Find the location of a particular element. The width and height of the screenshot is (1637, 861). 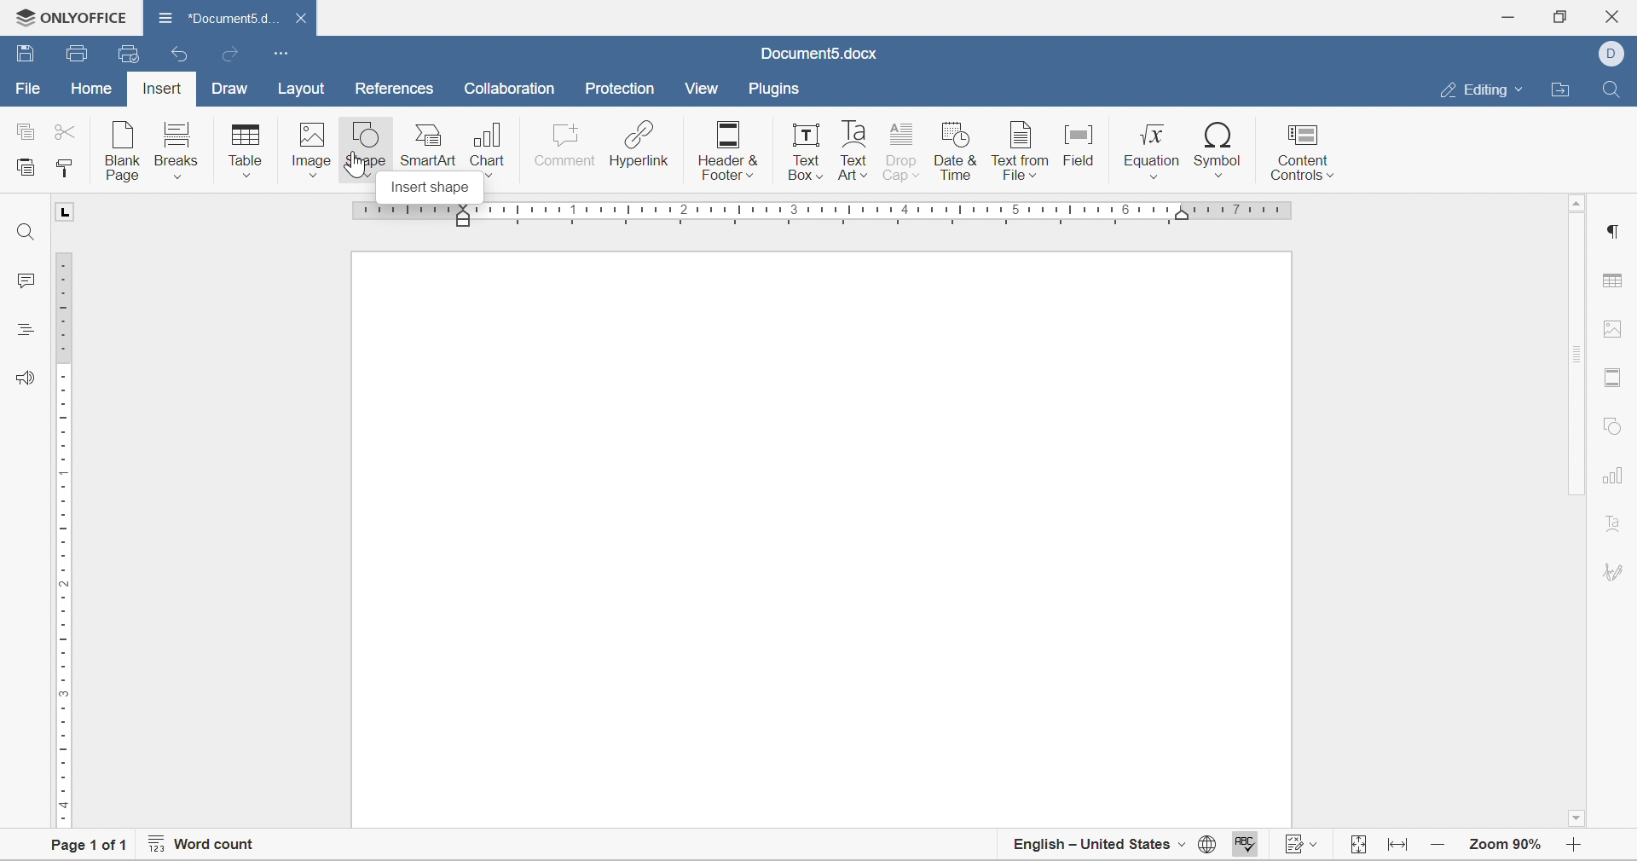

headings is located at coordinates (26, 329).